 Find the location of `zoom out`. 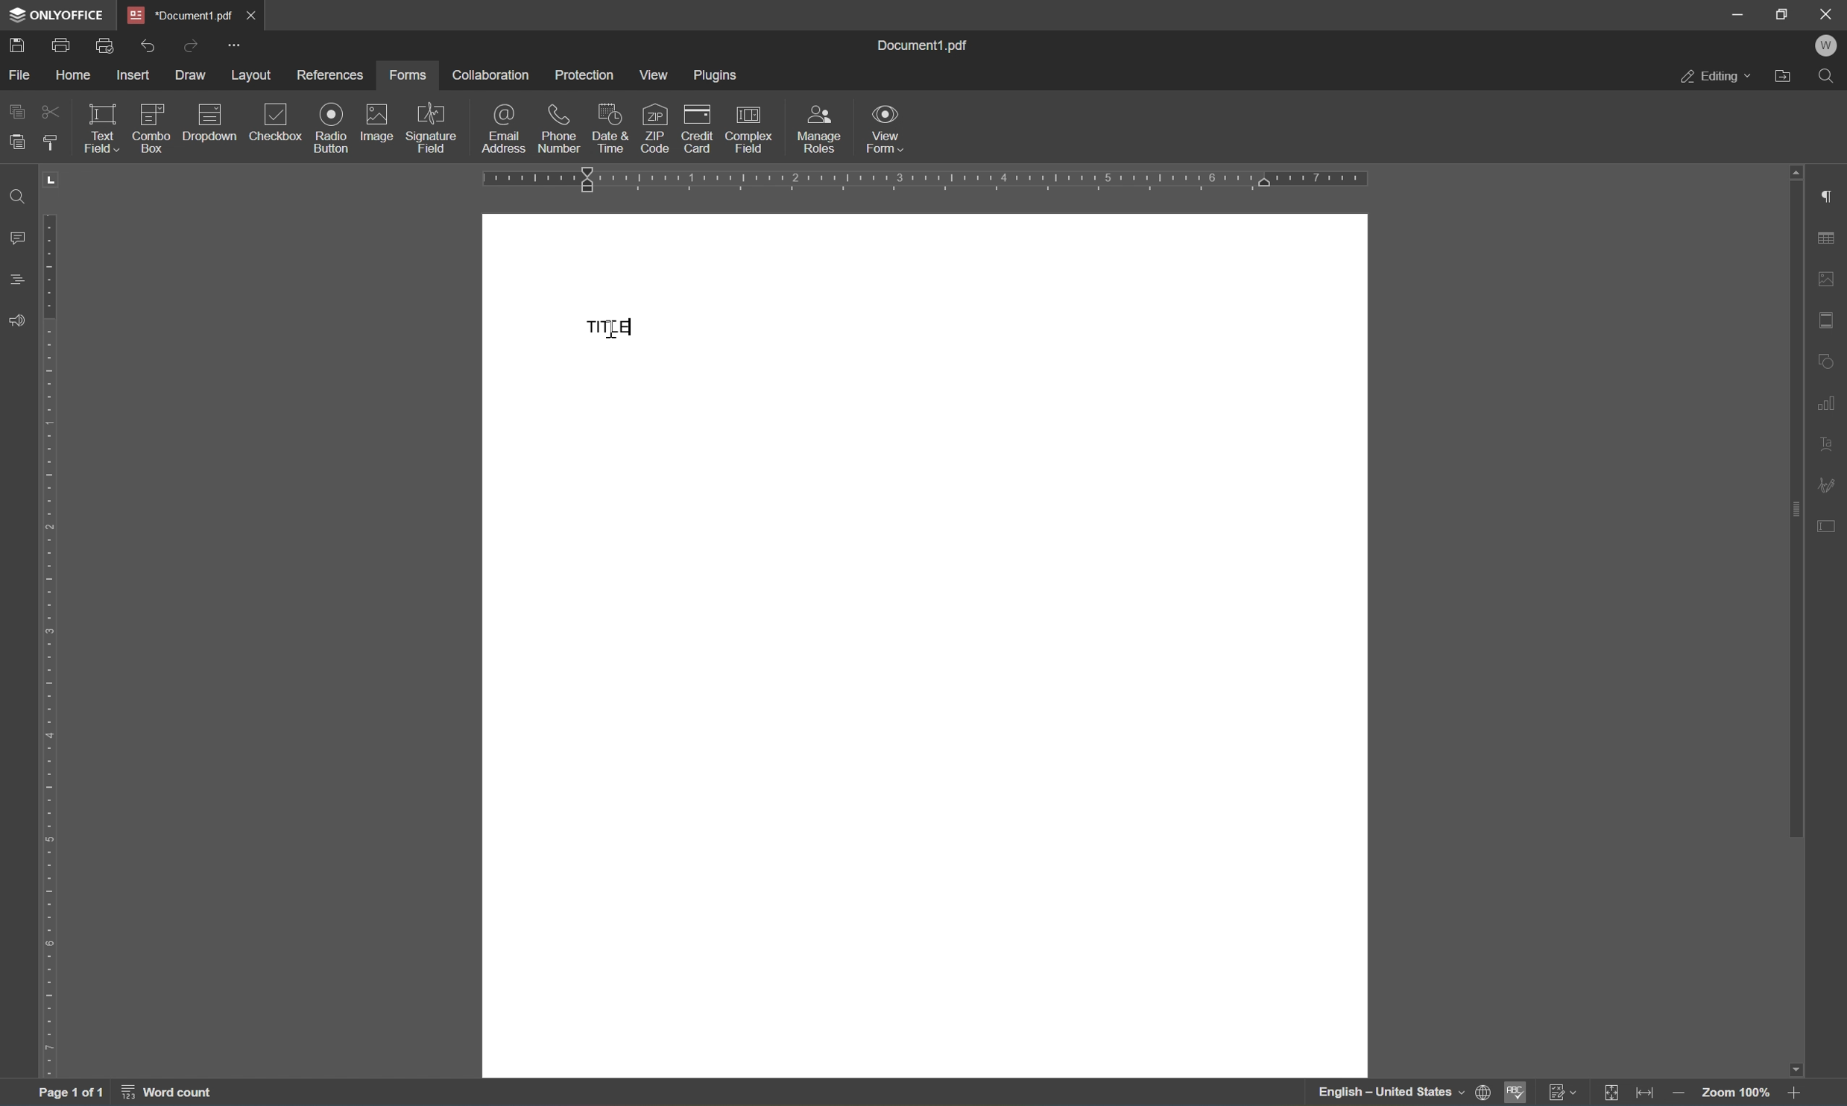

zoom out is located at coordinates (1678, 1093).